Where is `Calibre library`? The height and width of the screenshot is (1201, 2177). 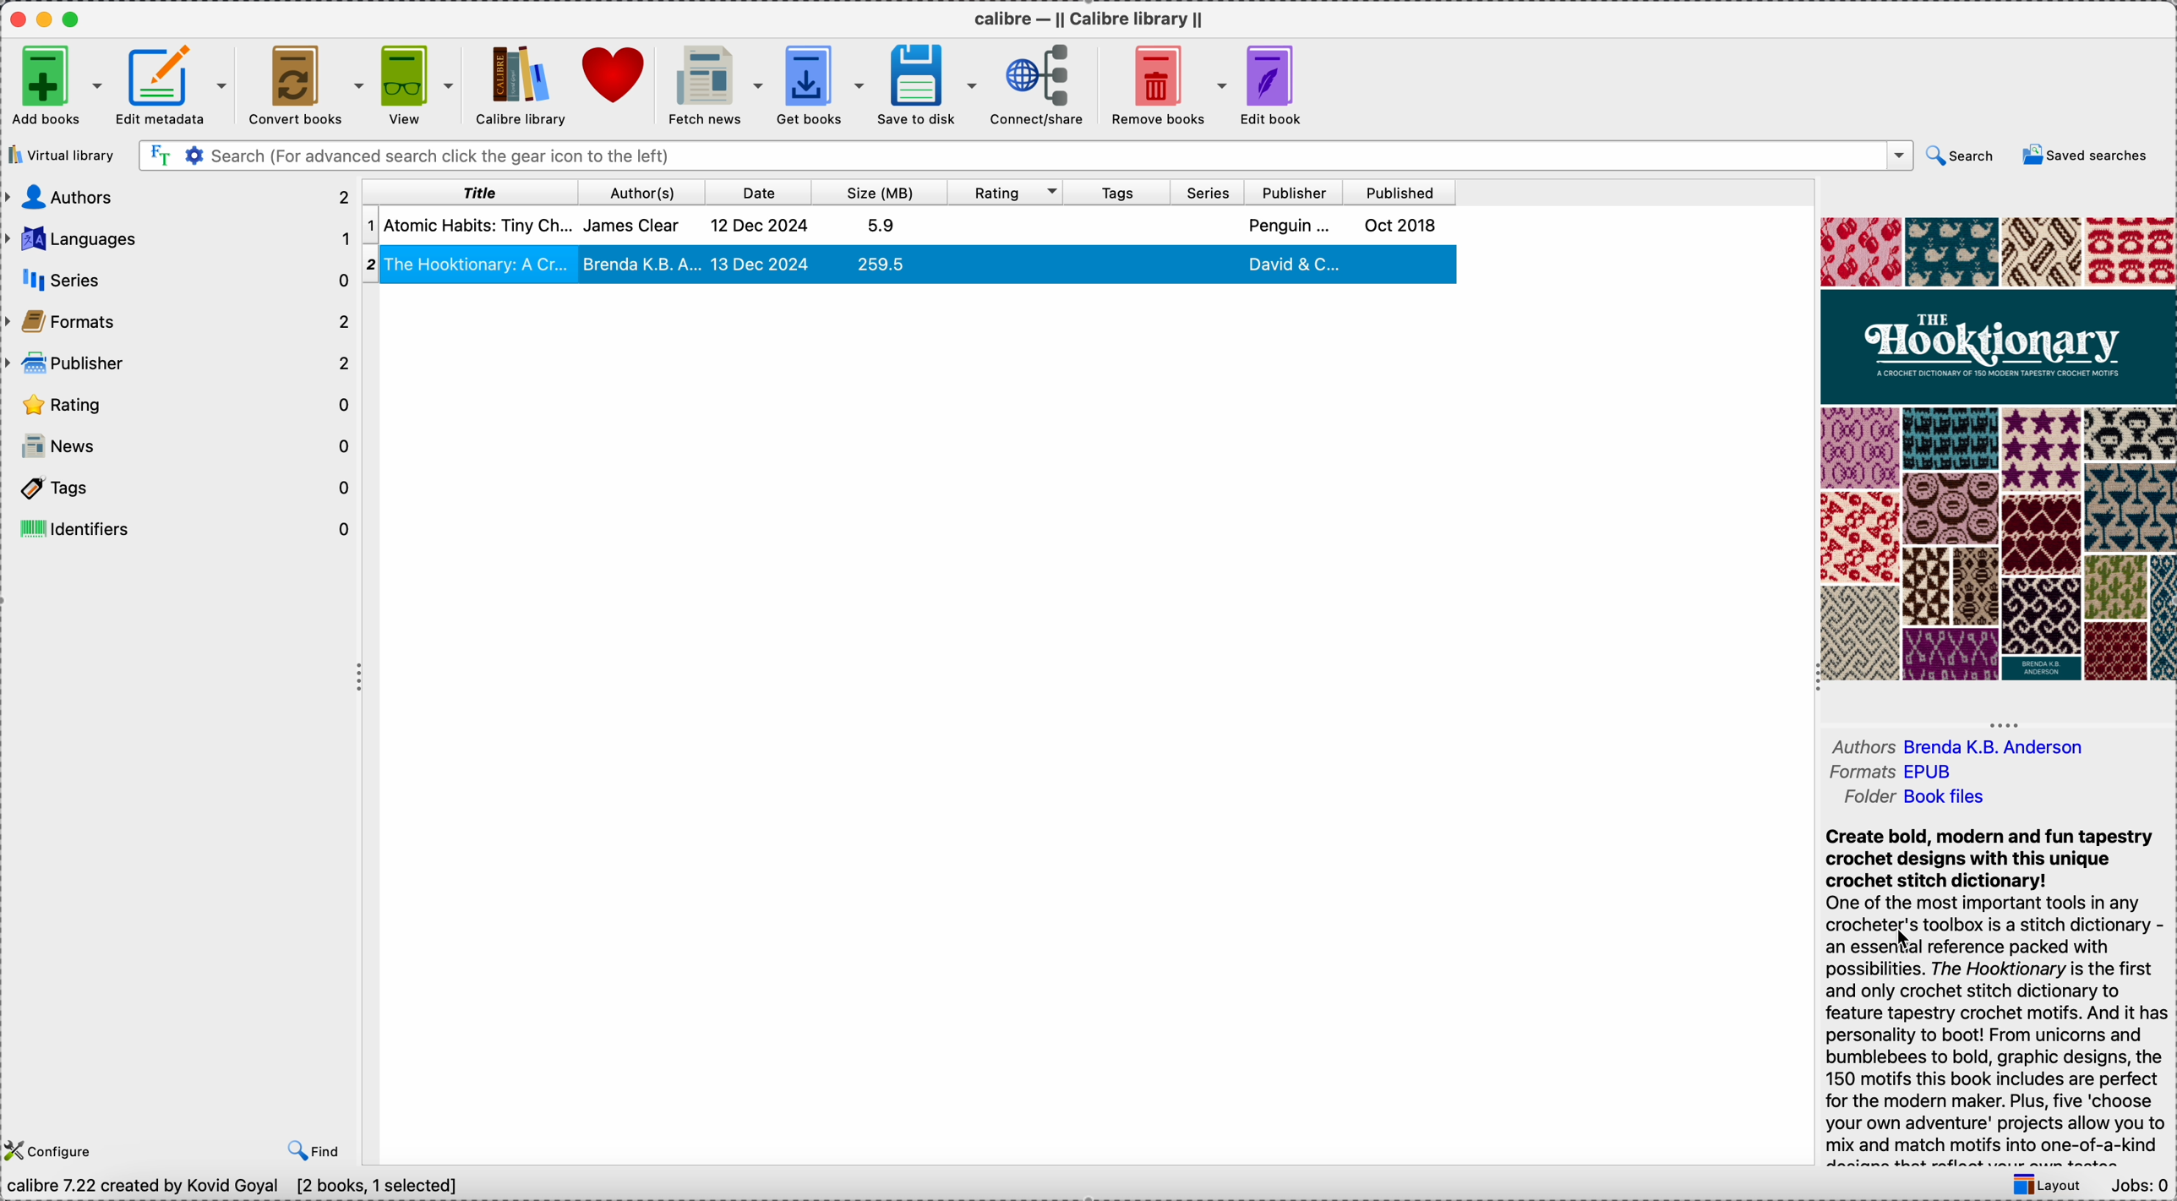 Calibre library is located at coordinates (521, 87).